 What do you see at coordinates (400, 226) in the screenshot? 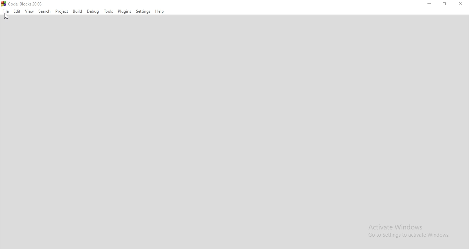
I see `Activate Windows` at bounding box center [400, 226].